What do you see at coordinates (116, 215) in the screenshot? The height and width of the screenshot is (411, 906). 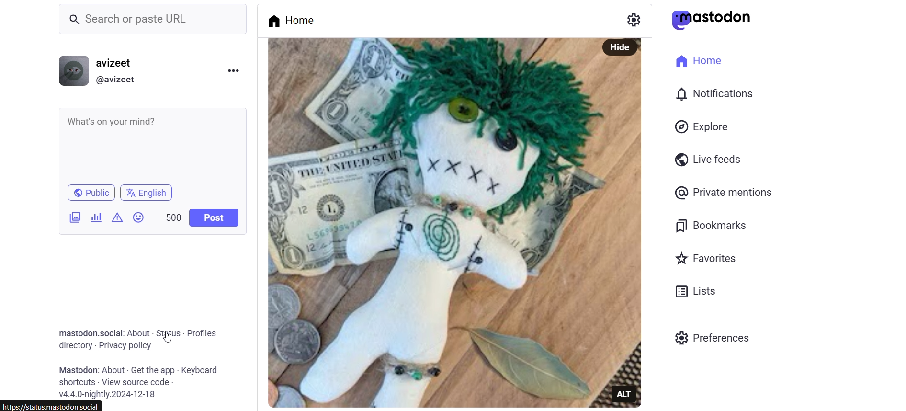 I see `content warning` at bounding box center [116, 215].